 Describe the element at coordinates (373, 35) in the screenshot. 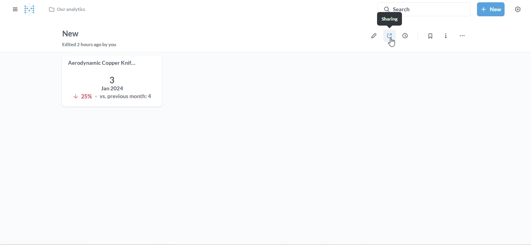

I see `edit dashboard` at that location.